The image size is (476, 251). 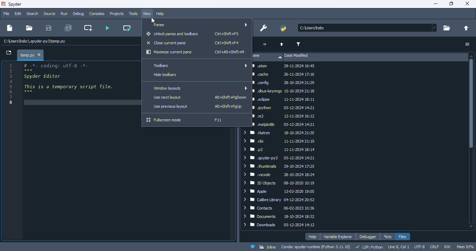 I want to click on edit, so click(x=18, y=13).